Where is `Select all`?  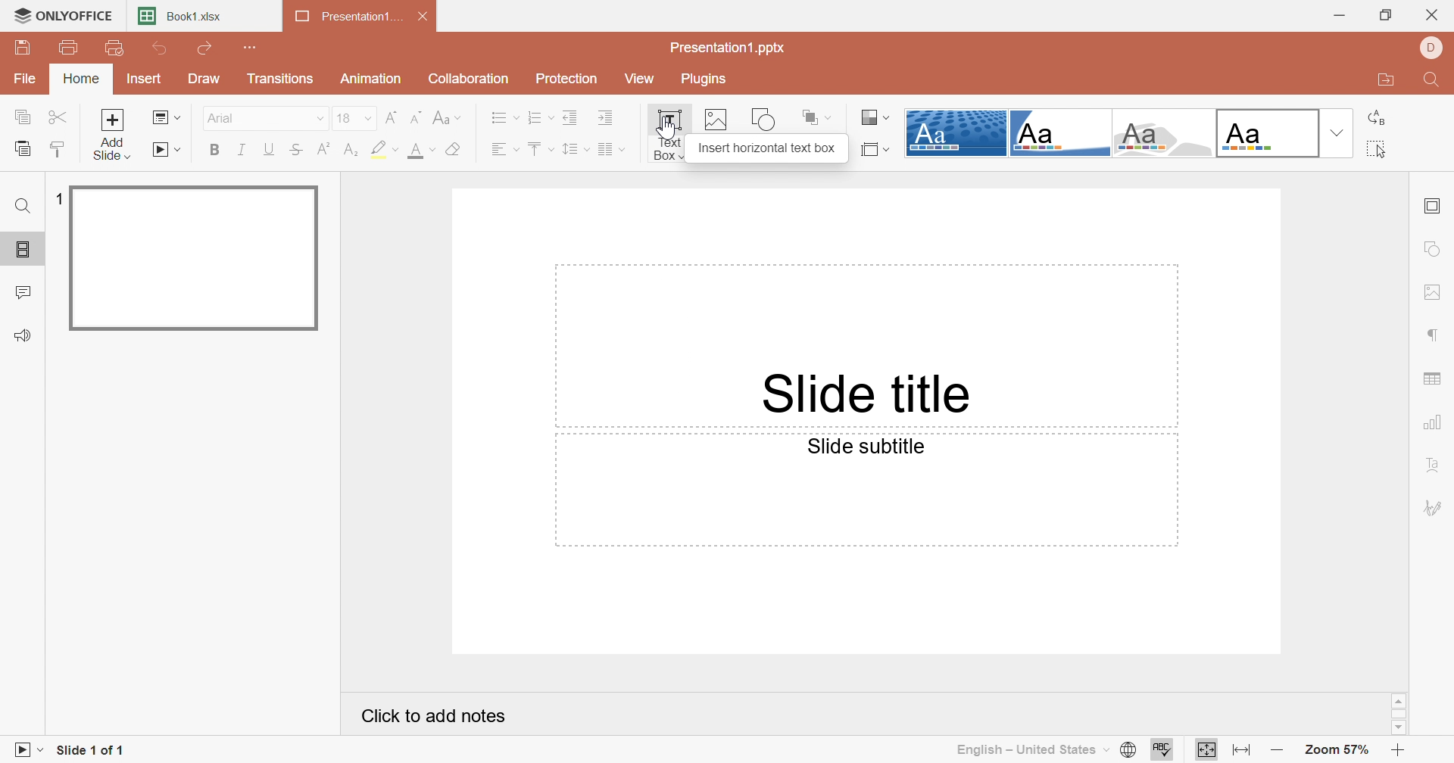 Select all is located at coordinates (1380, 149).